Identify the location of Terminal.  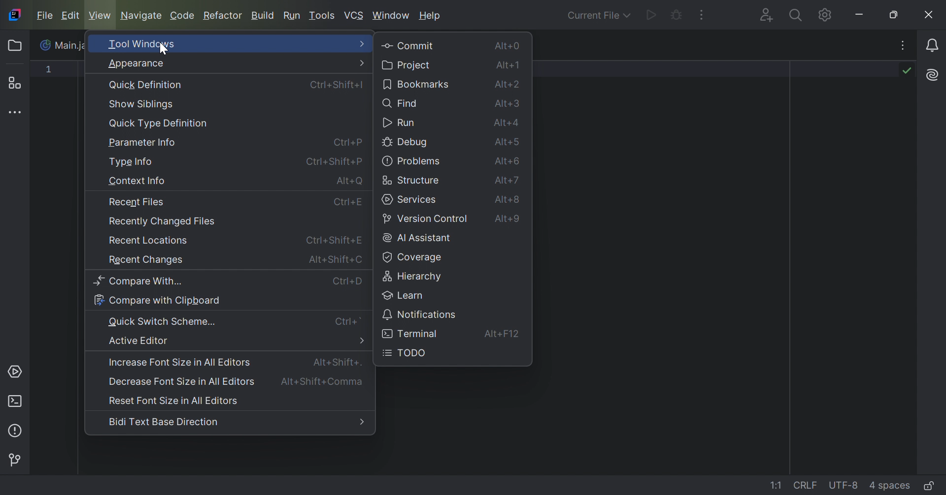
(411, 335).